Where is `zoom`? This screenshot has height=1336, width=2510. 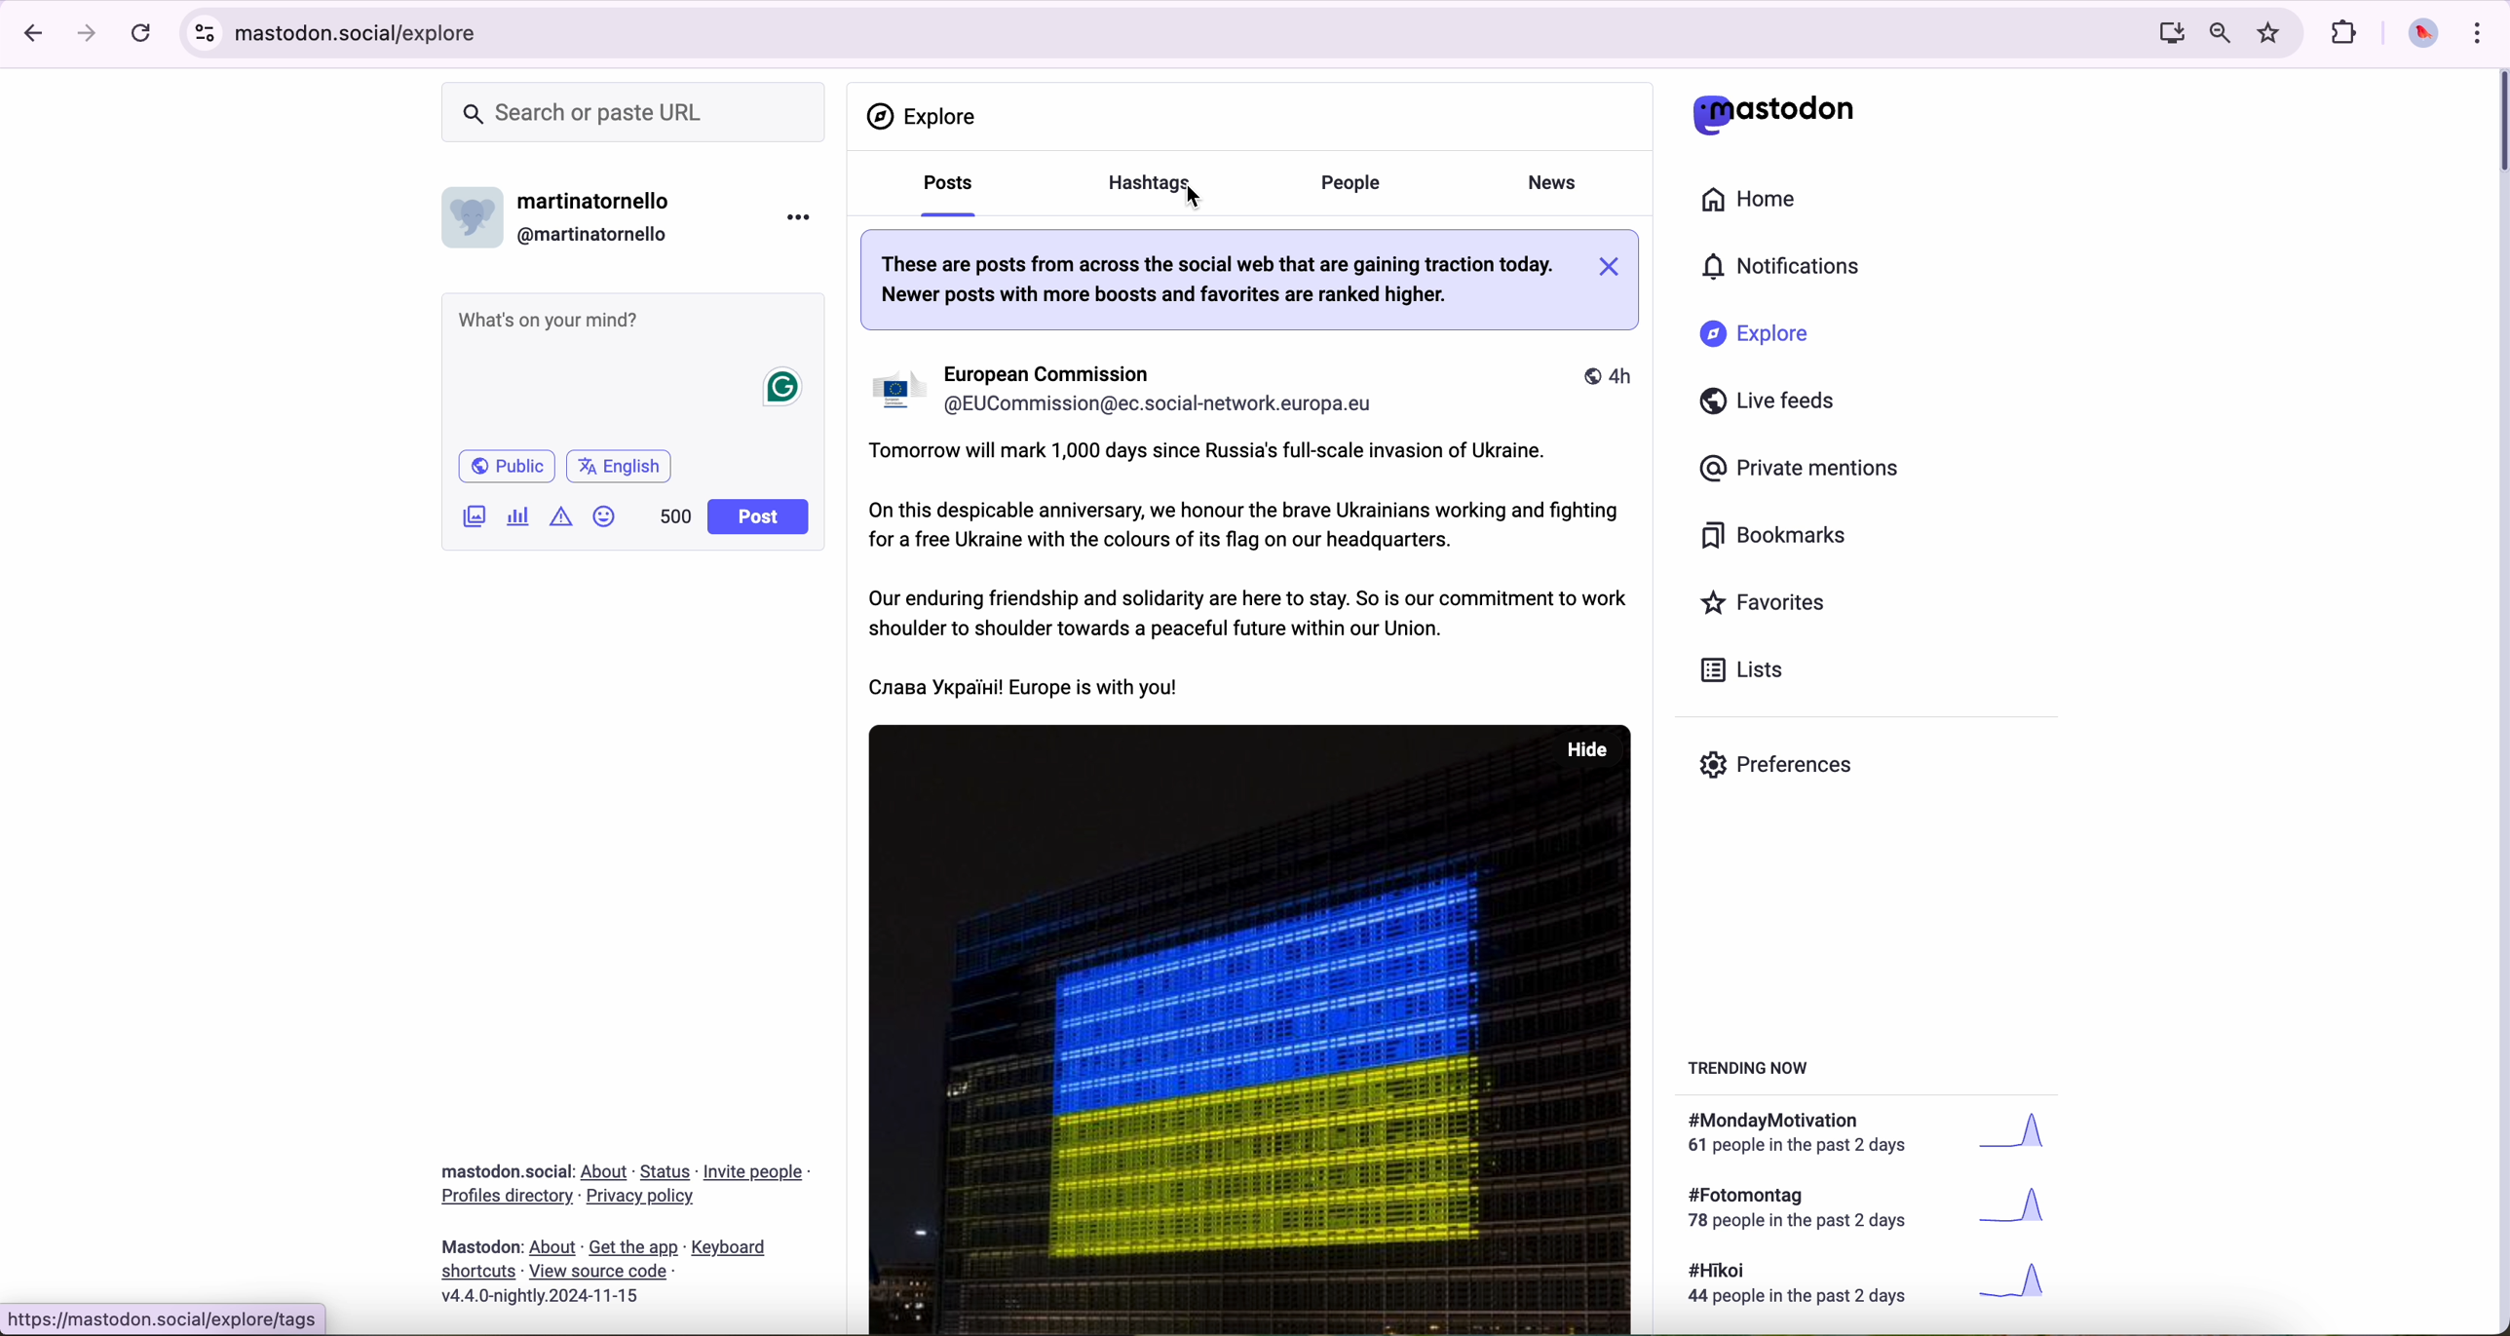 zoom is located at coordinates (2220, 34).